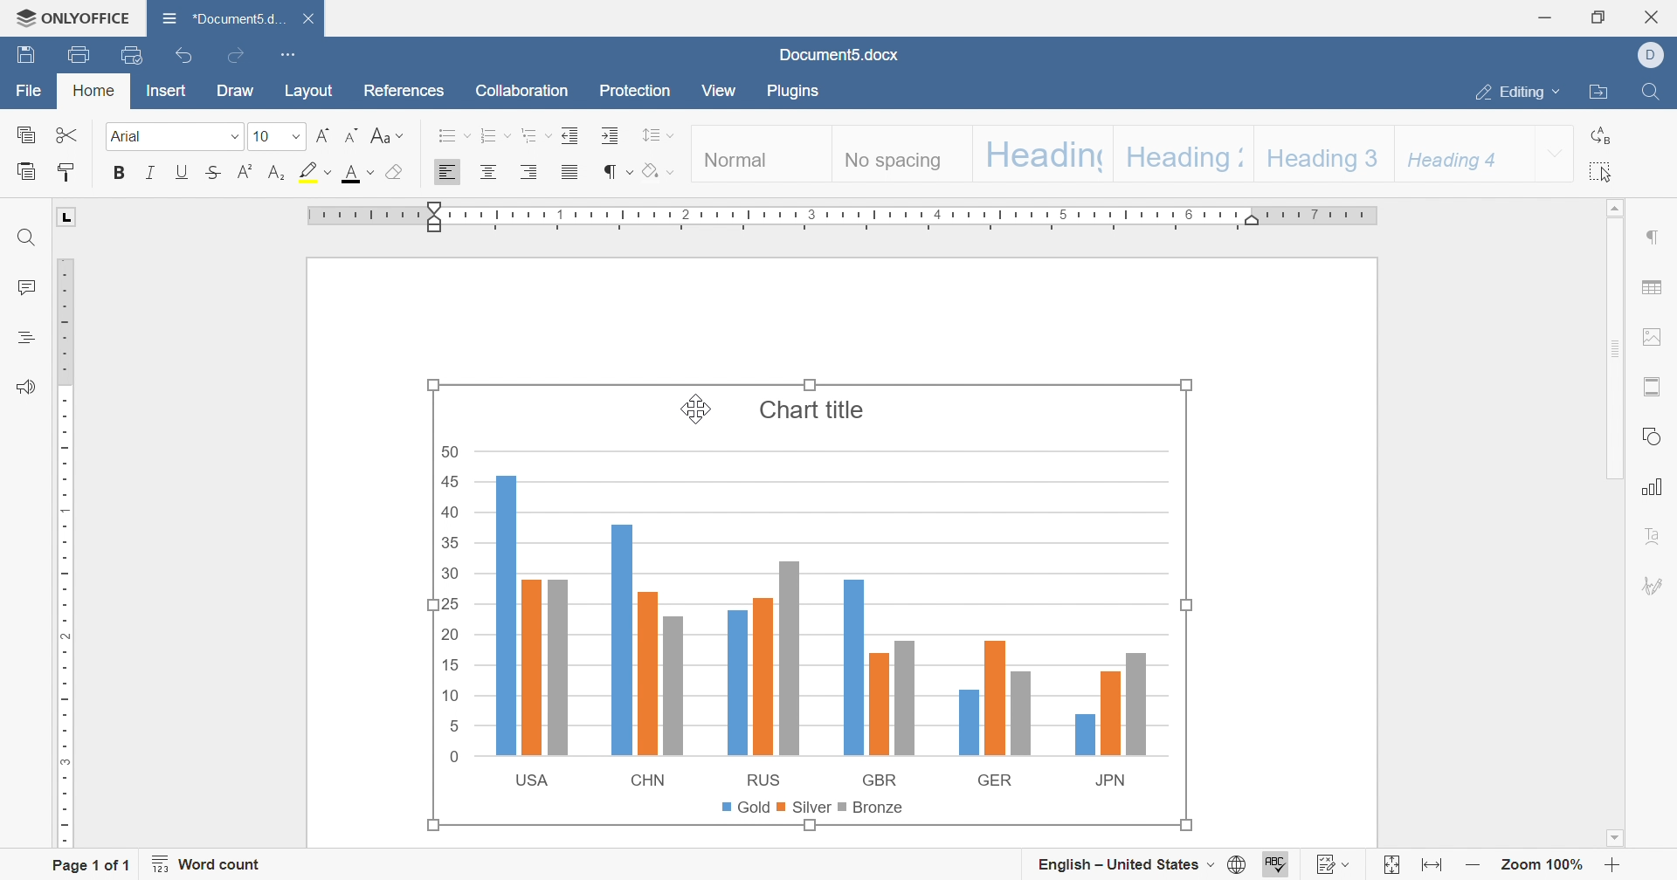 This screenshot has height=880, width=1677. I want to click on plugins, so click(797, 91).